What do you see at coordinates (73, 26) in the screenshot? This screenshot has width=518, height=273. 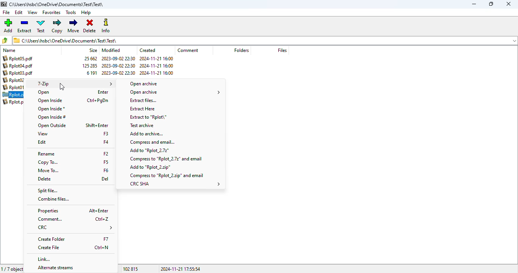 I see `move` at bounding box center [73, 26].